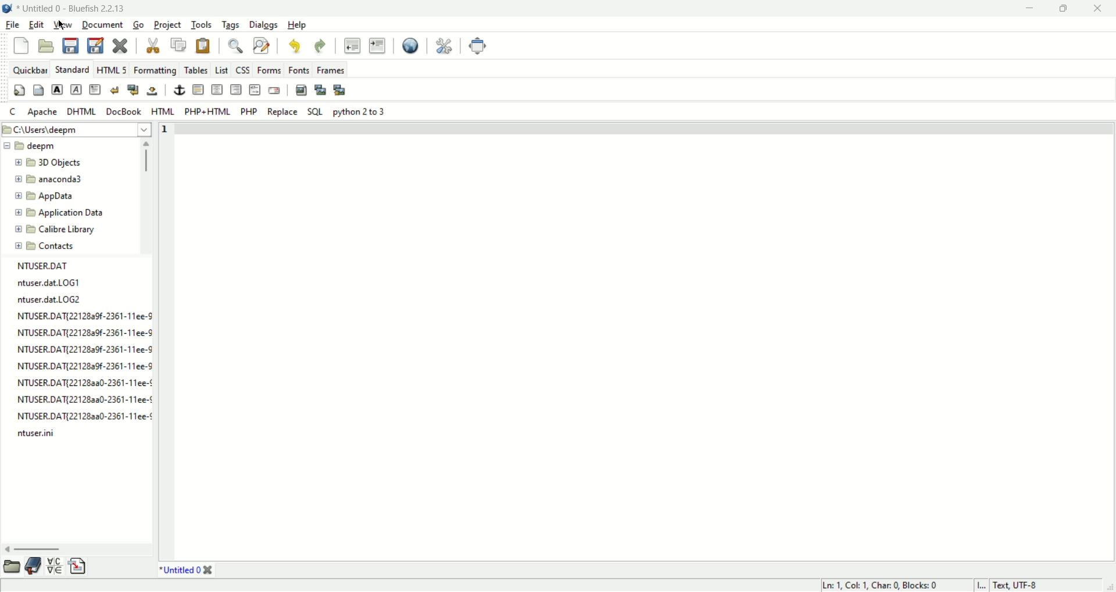 Image resolution: width=1116 pixels, height=592 pixels. What do you see at coordinates (274, 90) in the screenshot?
I see `email` at bounding box center [274, 90].